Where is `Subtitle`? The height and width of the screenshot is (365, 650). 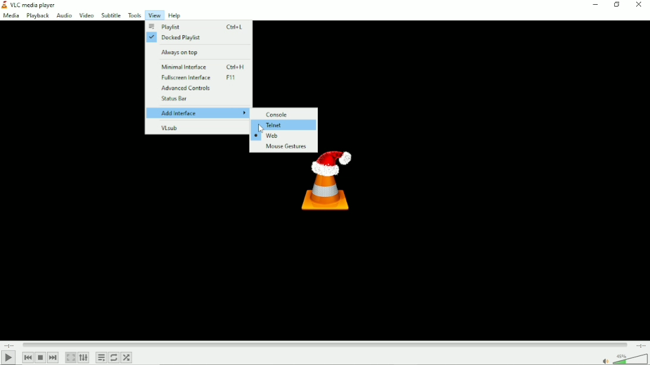
Subtitle is located at coordinates (111, 15).